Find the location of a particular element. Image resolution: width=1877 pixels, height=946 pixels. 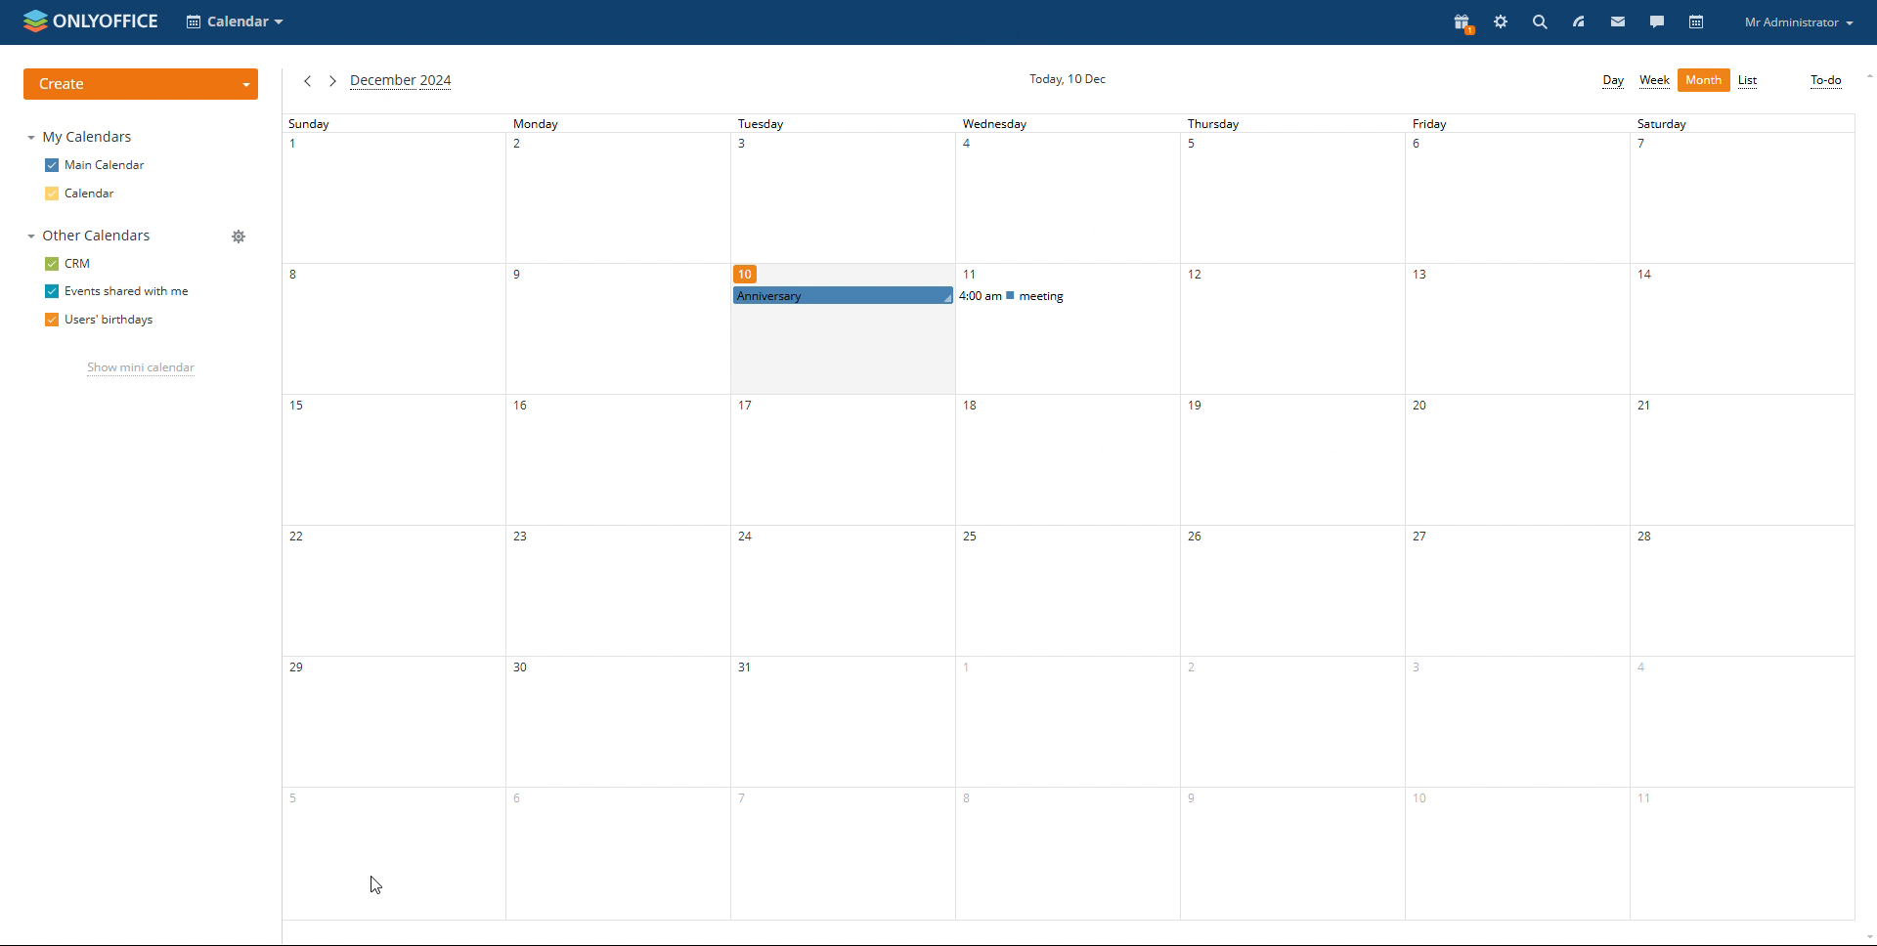

week view is located at coordinates (1655, 80).